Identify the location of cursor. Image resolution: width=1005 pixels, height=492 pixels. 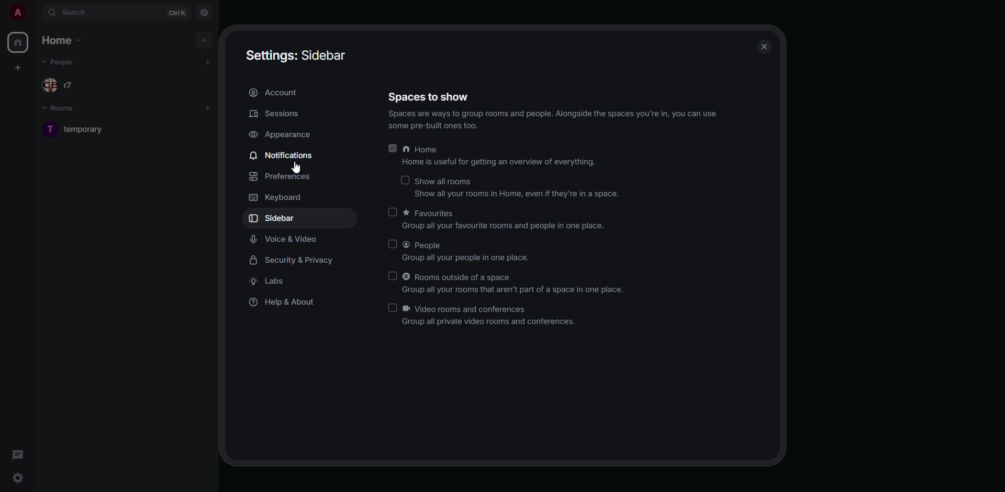
(294, 168).